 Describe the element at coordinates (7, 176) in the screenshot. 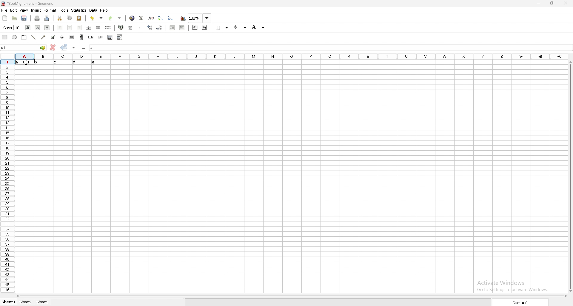

I see `rows` at that location.